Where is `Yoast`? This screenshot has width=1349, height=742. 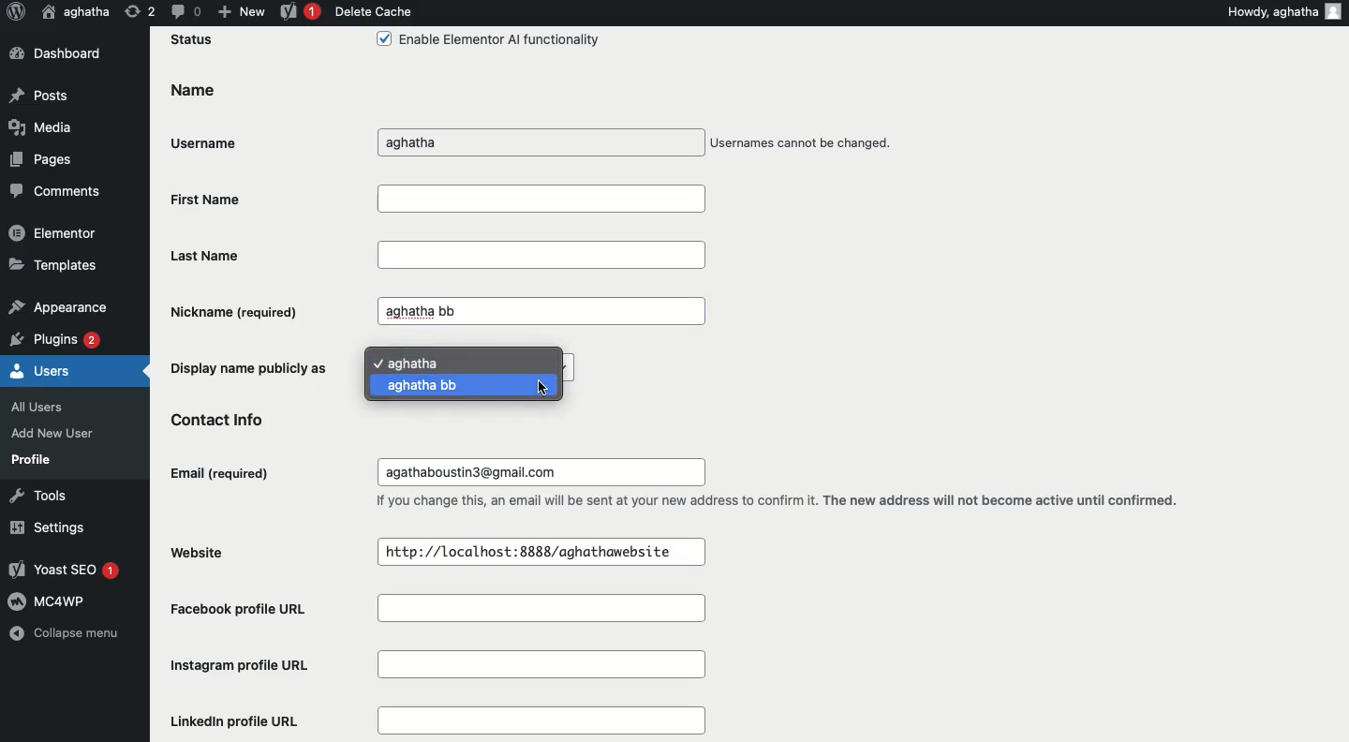
Yoast is located at coordinates (301, 13).